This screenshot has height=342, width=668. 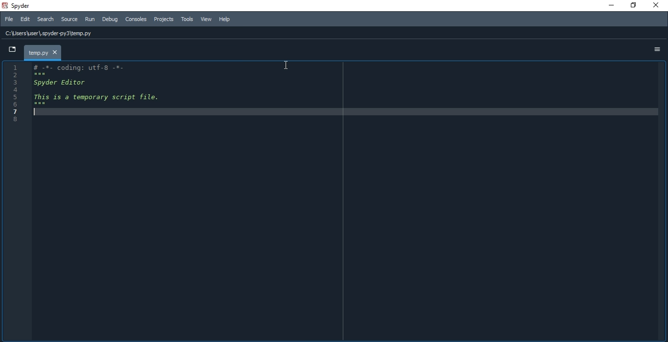 What do you see at coordinates (37, 74) in the screenshot?
I see `2 ***` at bounding box center [37, 74].